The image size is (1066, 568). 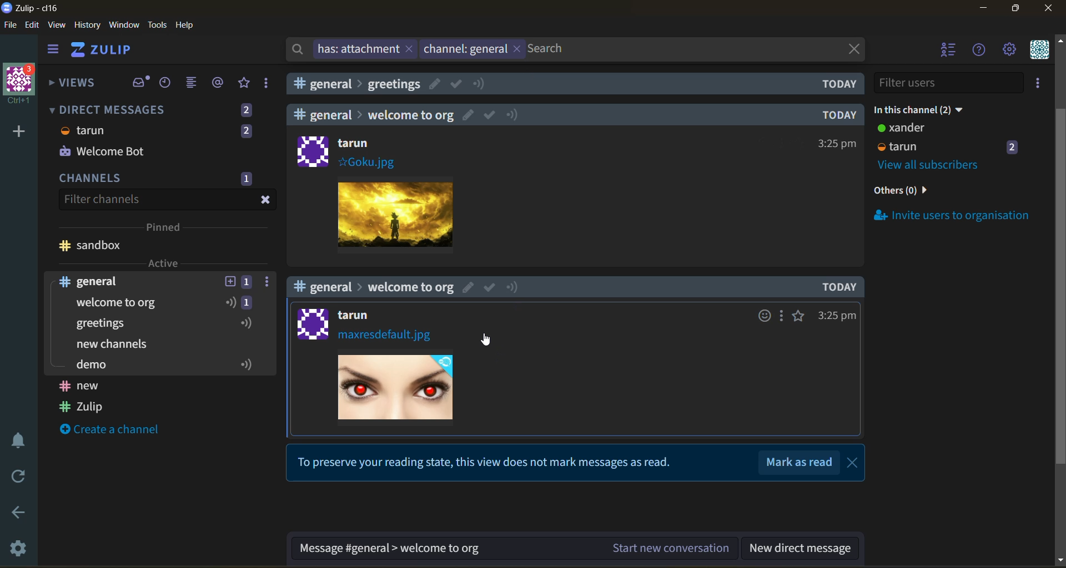 What do you see at coordinates (249, 323) in the screenshot?
I see `icon` at bounding box center [249, 323].